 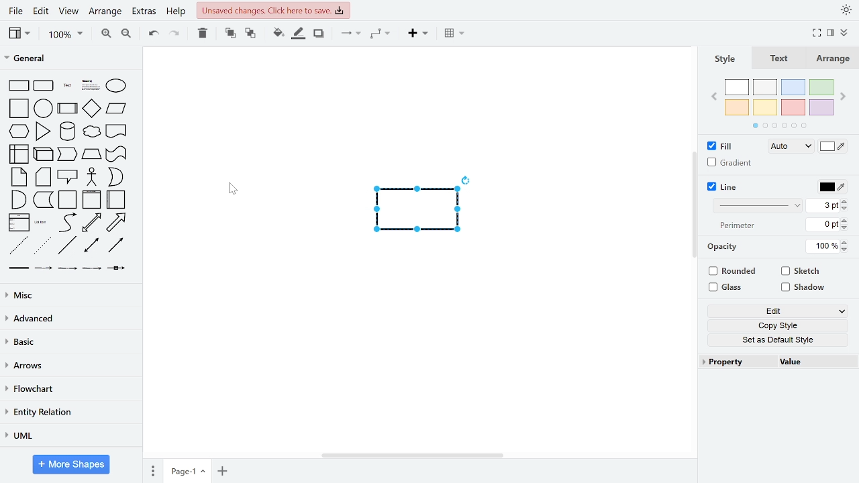 What do you see at coordinates (721, 146) in the screenshot?
I see `fill` at bounding box center [721, 146].